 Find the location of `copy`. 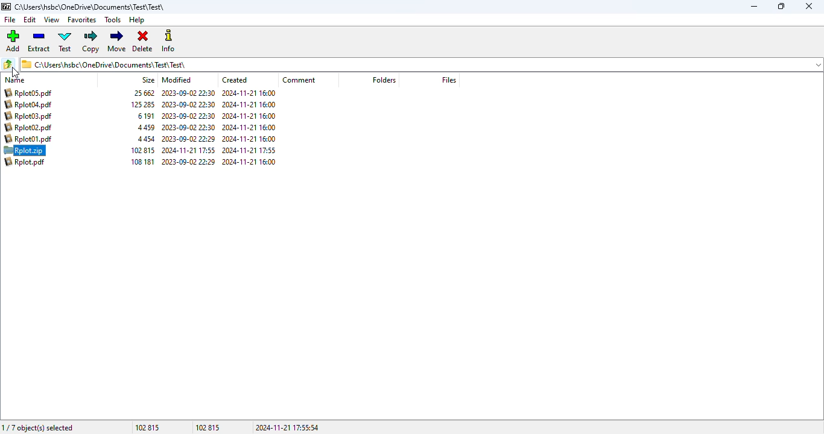

copy is located at coordinates (92, 42).